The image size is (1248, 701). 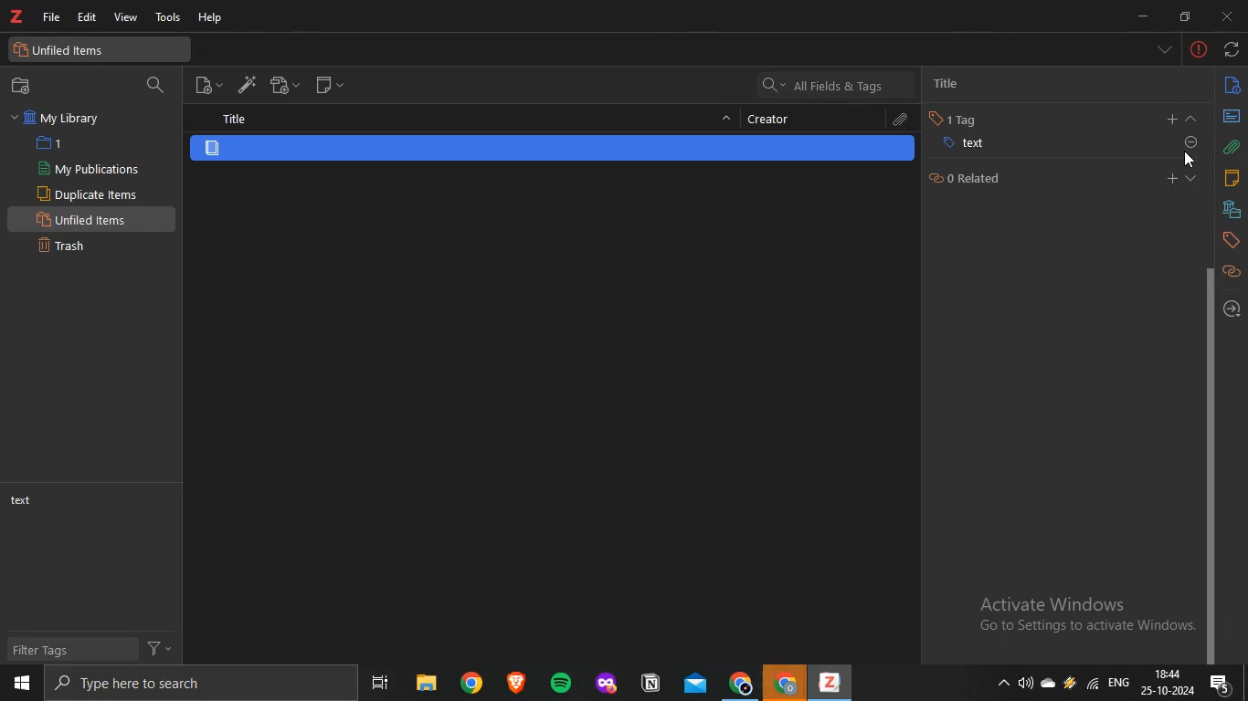 I want to click on chrome, so click(x=780, y=681).